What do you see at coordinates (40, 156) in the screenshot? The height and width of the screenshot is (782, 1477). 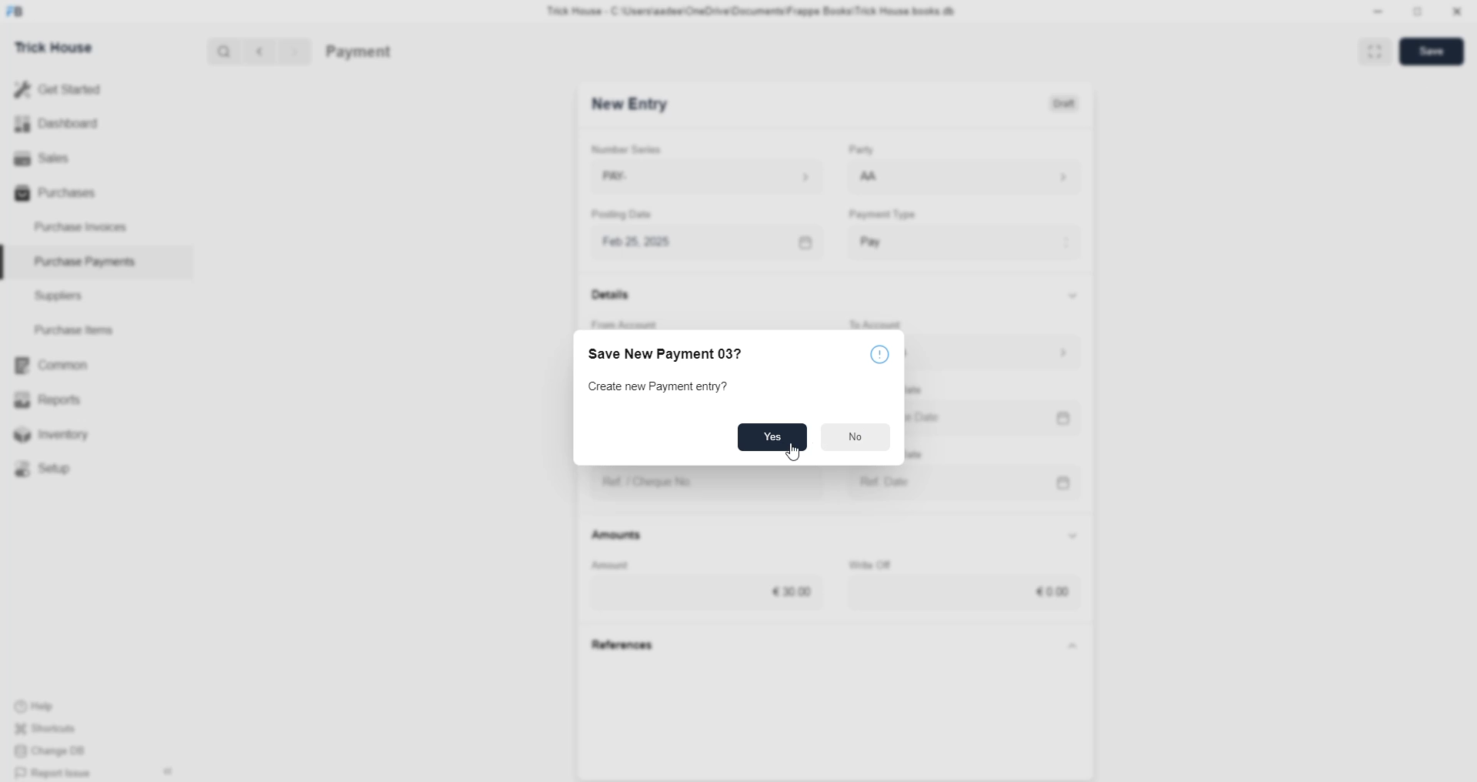 I see `Sales` at bounding box center [40, 156].